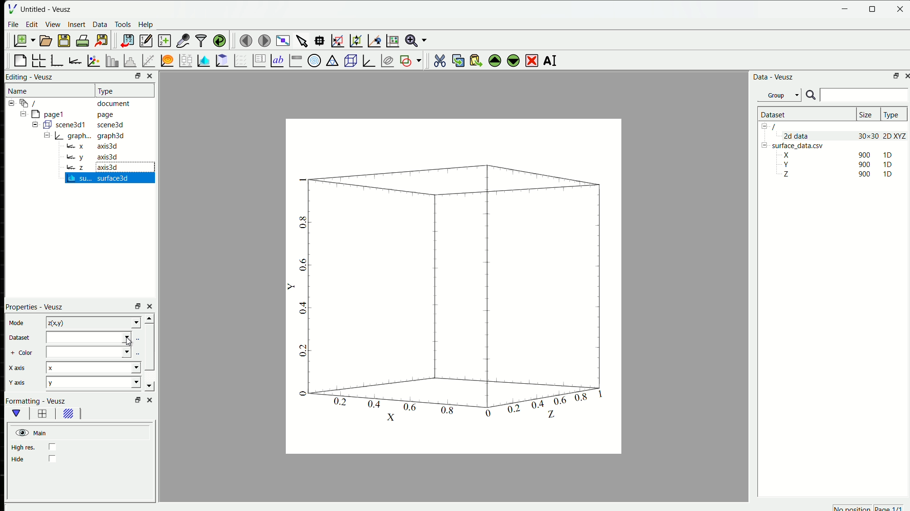  What do you see at coordinates (17, 368) in the screenshot?
I see `X axis` at bounding box center [17, 368].